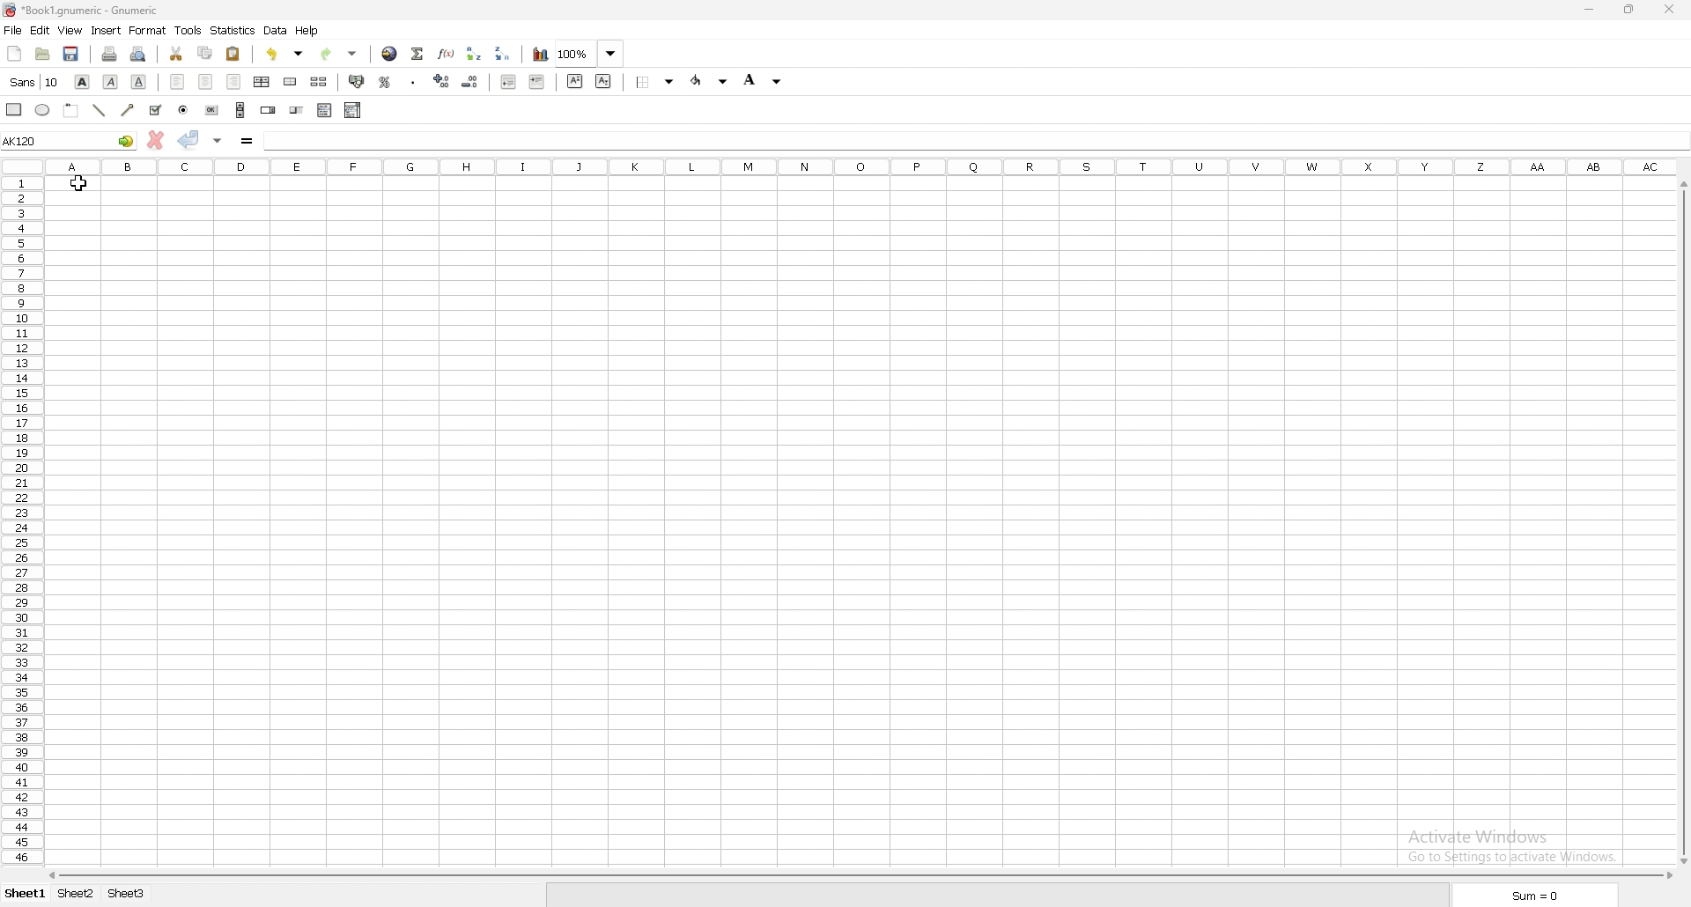 This screenshot has height=907, width=1691. I want to click on background, so click(763, 79).